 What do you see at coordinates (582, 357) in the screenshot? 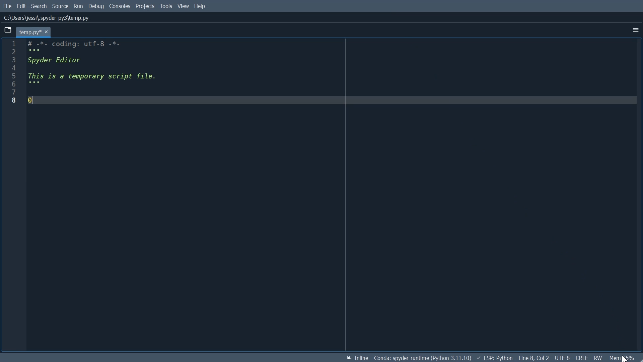
I see `File EQL Status` at bounding box center [582, 357].